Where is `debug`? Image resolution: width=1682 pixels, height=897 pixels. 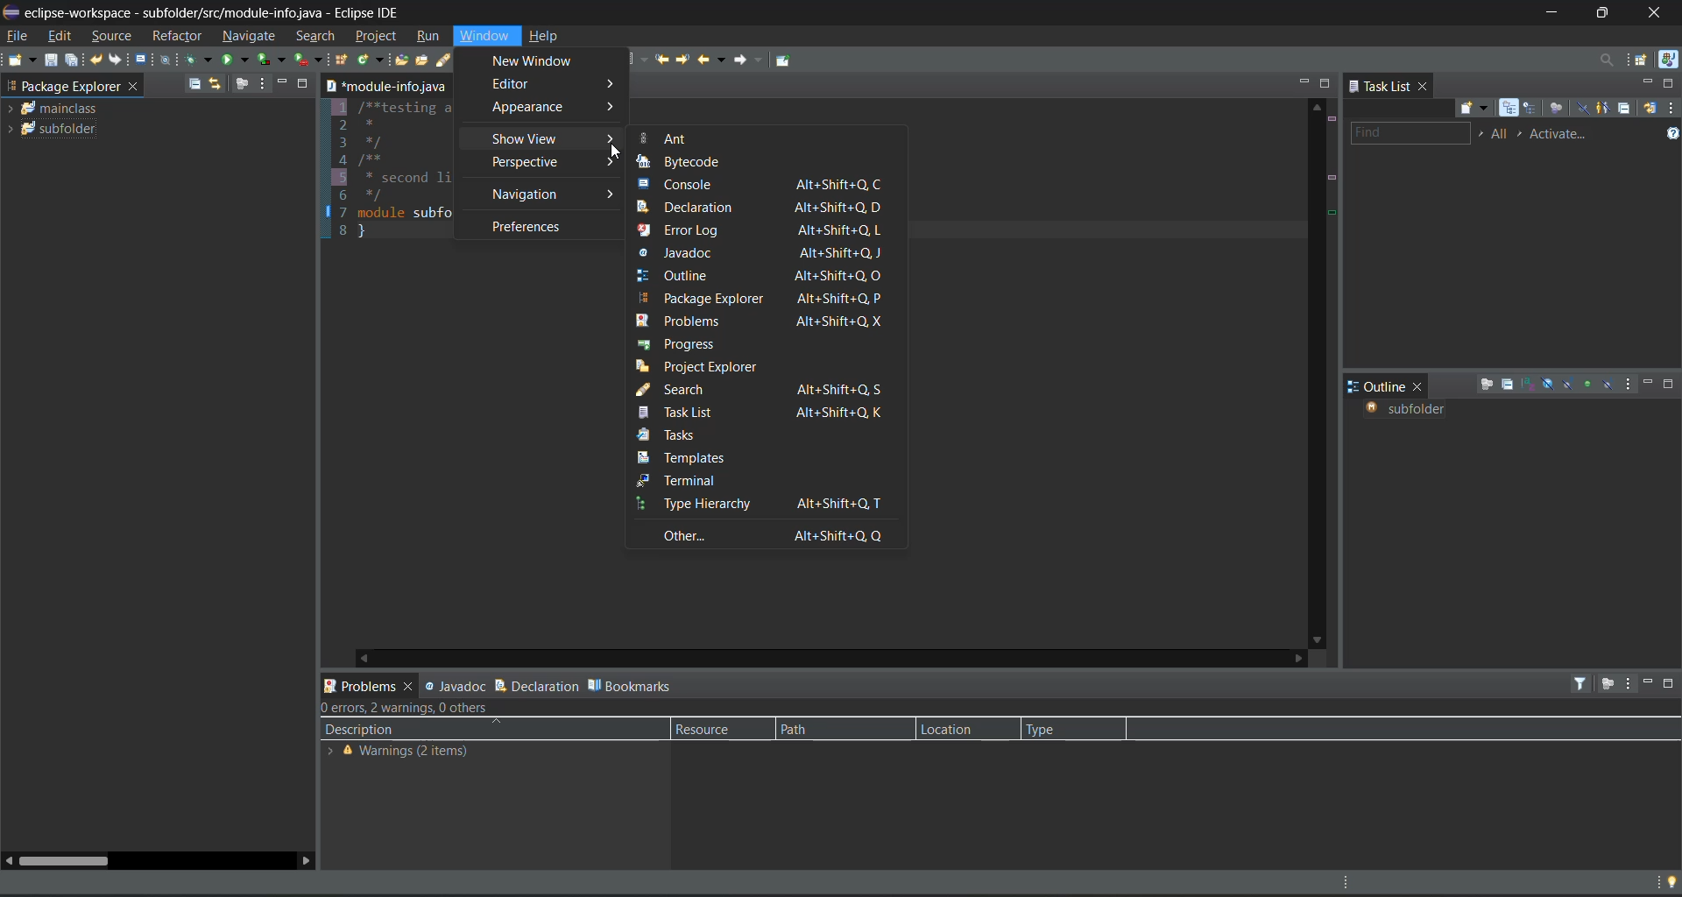 debug is located at coordinates (201, 60).